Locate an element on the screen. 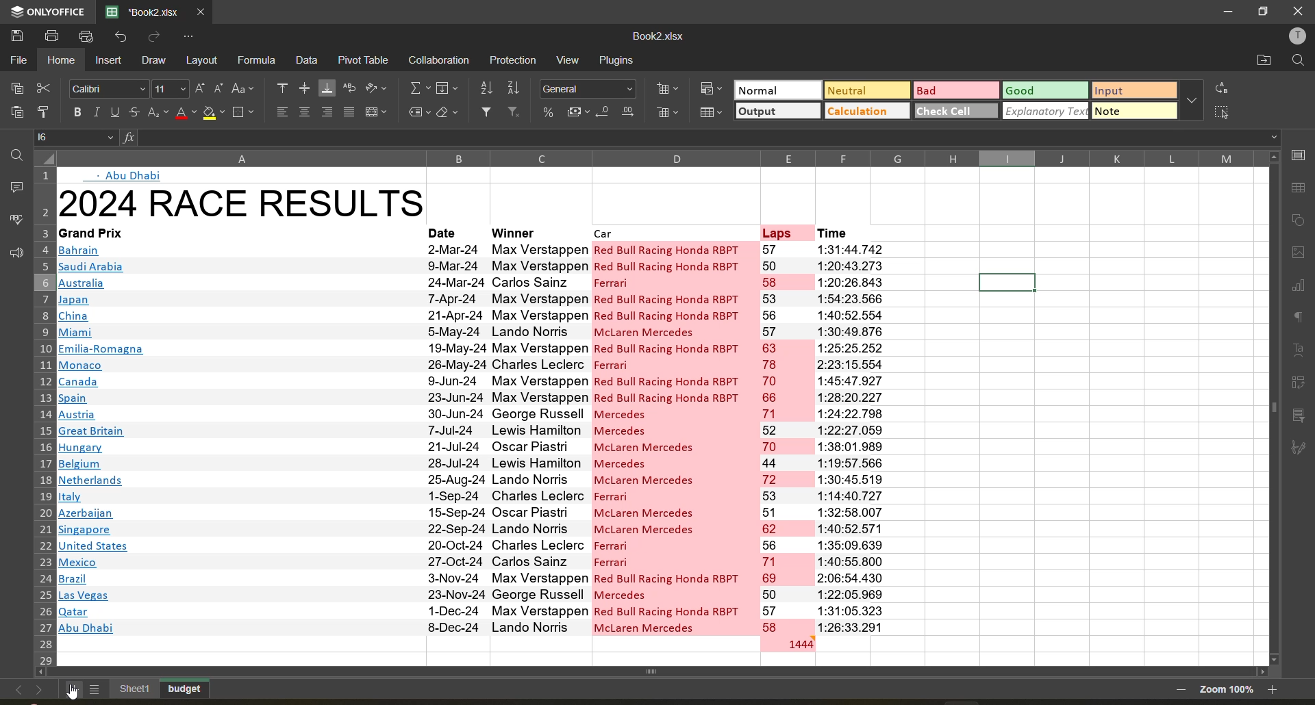 The height and width of the screenshot is (705, 1315). date is located at coordinates (449, 231).